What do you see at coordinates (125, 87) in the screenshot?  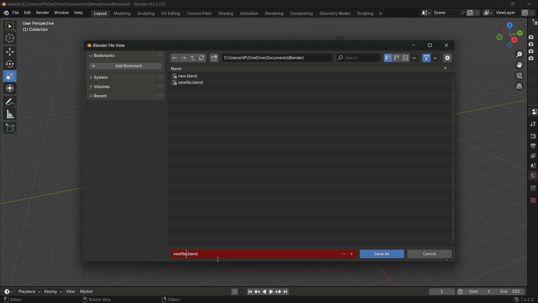 I see `volumes` at bounding box center [125, 87].